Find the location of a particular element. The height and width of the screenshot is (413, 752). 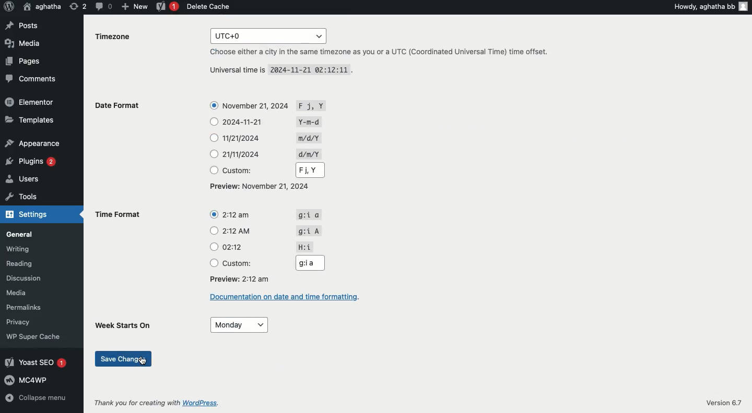

General is located at coordinates (24, 234).